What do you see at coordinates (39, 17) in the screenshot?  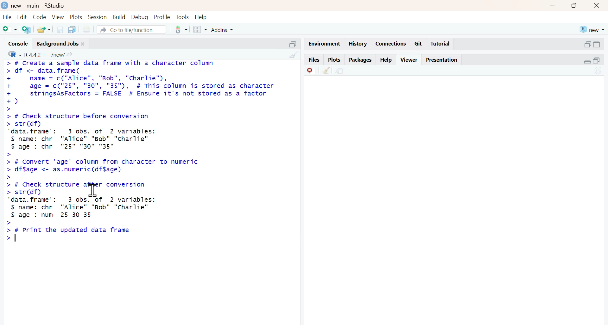 I see `code` at bounding box center [39, 17].